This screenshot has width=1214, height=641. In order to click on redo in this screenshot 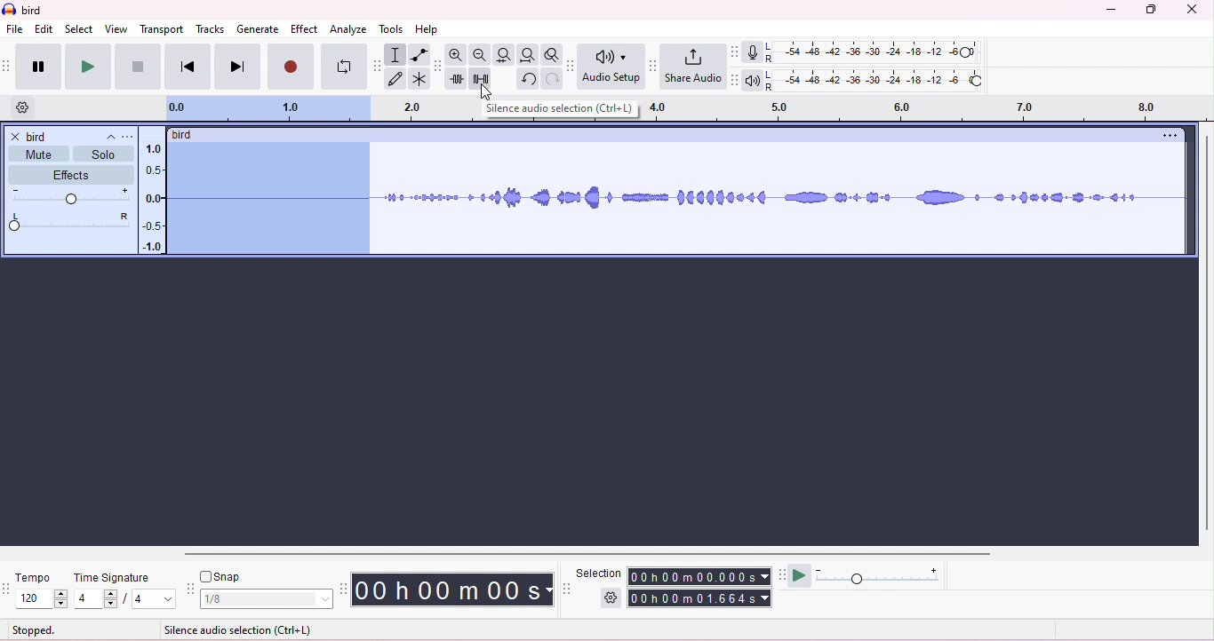, I will do `click(555, 80)`.